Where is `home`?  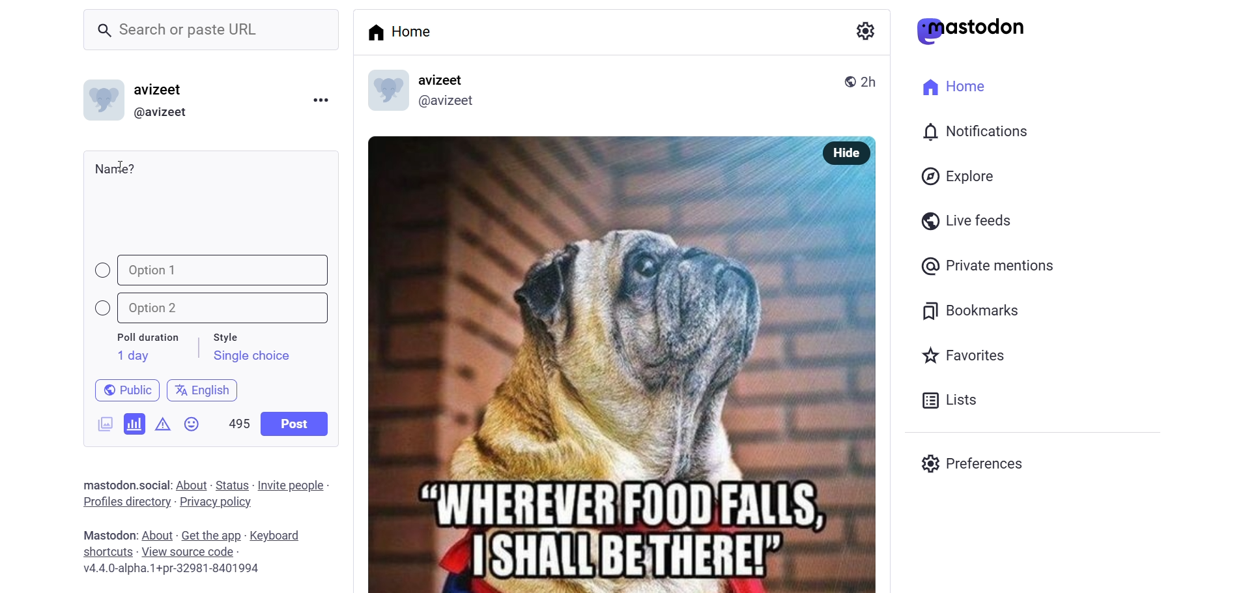
home is located at coordinates (404, 31).